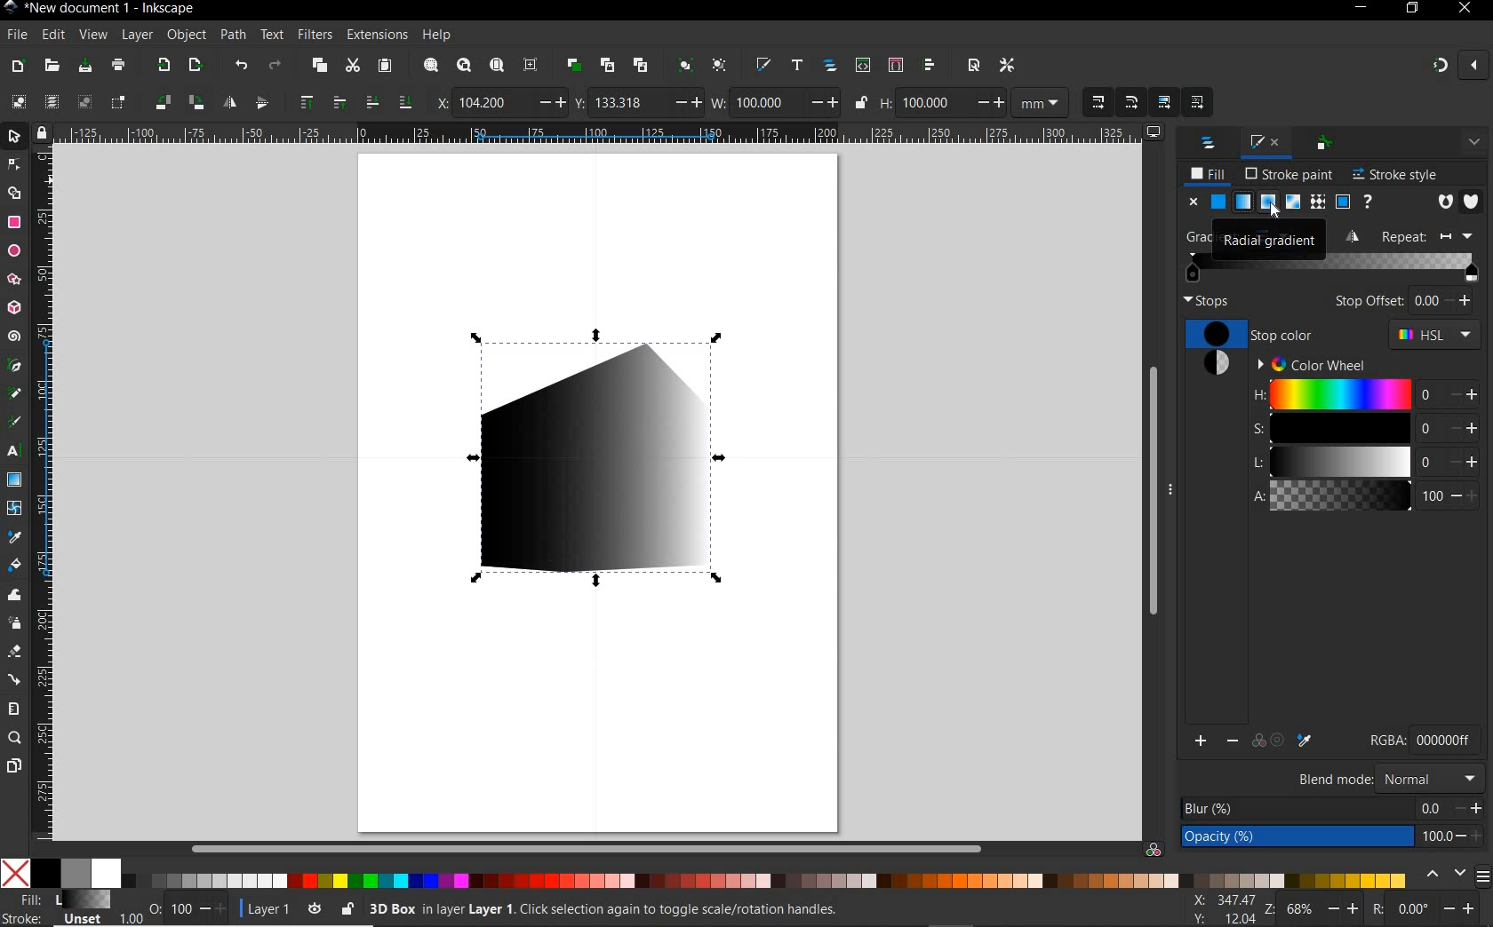  What do you see at coordinates (885, 102) in the screenshot?
I see `HEIGHT OF SELECTION` at bounding box center [885, 102].